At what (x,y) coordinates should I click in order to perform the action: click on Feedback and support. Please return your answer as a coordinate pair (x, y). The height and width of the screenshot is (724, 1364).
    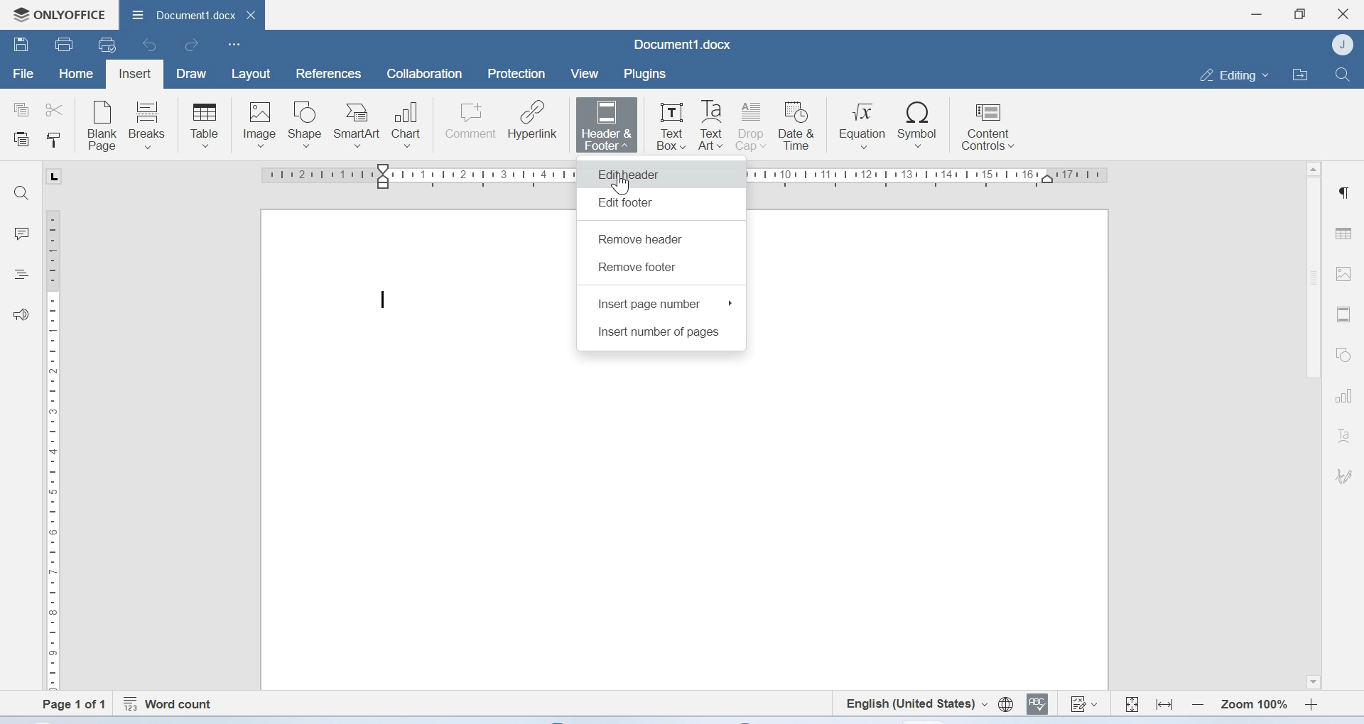
    Looking at the image, I should click on (21, 314).